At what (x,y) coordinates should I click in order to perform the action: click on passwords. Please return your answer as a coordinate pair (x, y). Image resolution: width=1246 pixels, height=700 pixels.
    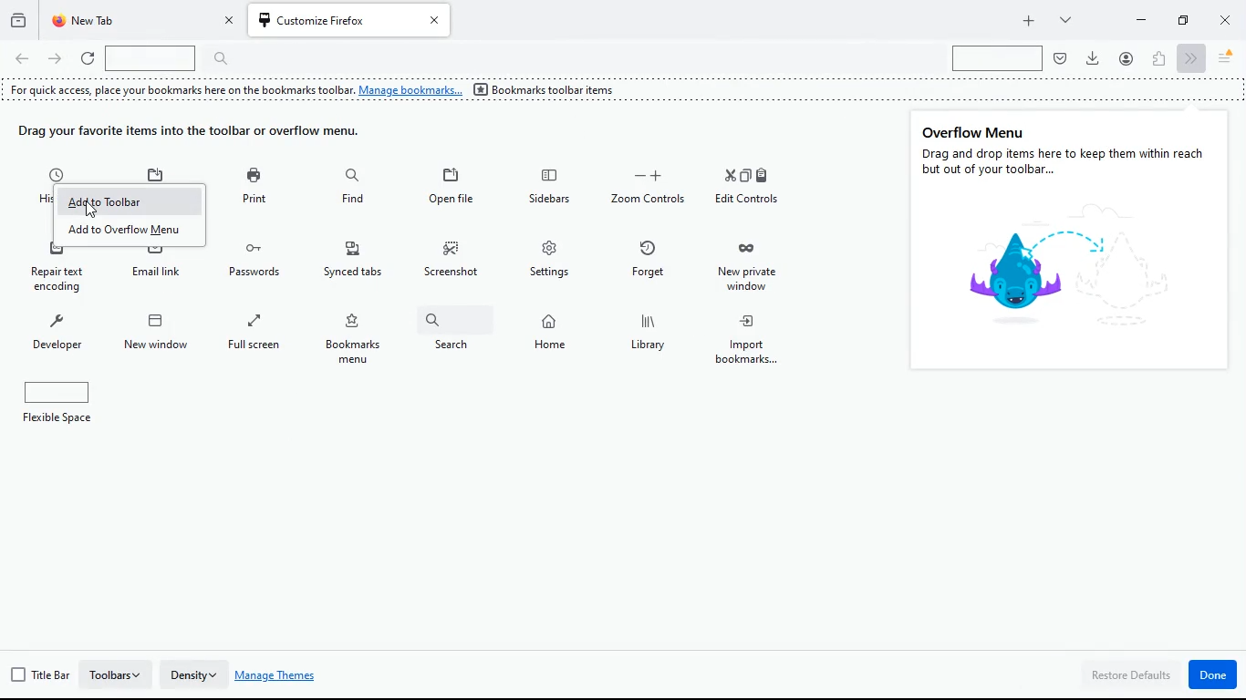
    Looking at the image, I should click on (258, 262).